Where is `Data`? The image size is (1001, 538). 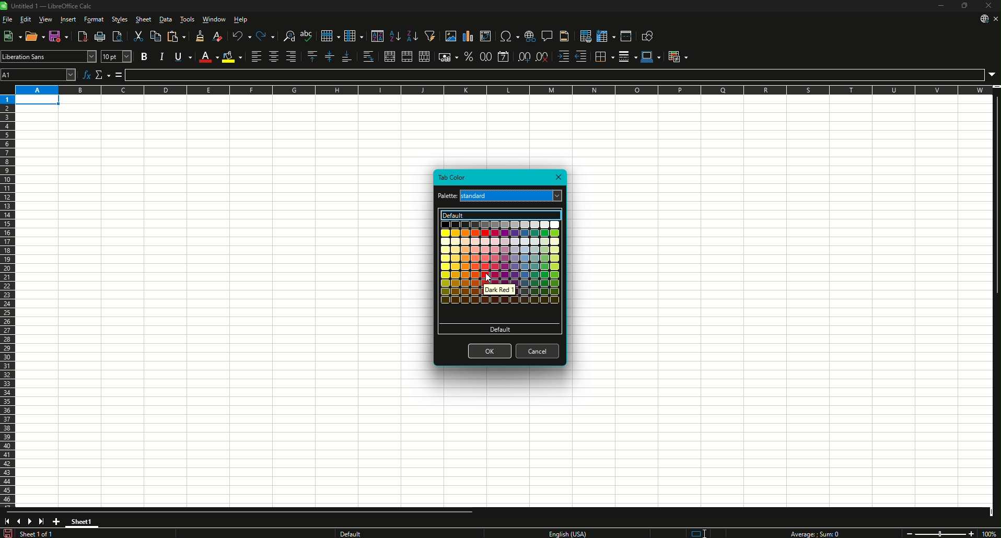 Data is located at coordinates (165, 19).